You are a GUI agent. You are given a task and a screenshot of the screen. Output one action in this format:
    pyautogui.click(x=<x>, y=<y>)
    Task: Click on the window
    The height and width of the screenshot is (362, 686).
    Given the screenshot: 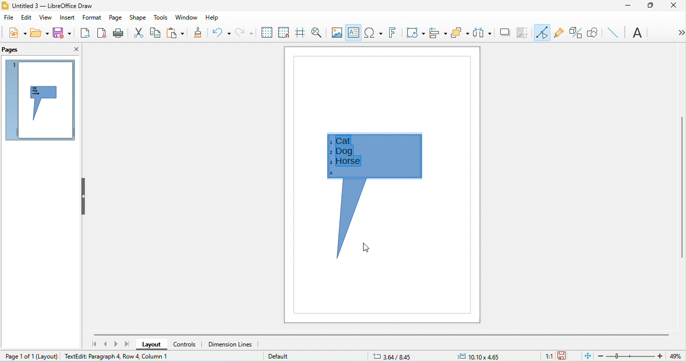 What is the action you would take?
    pyautogui.click(x=188, y=17)
    